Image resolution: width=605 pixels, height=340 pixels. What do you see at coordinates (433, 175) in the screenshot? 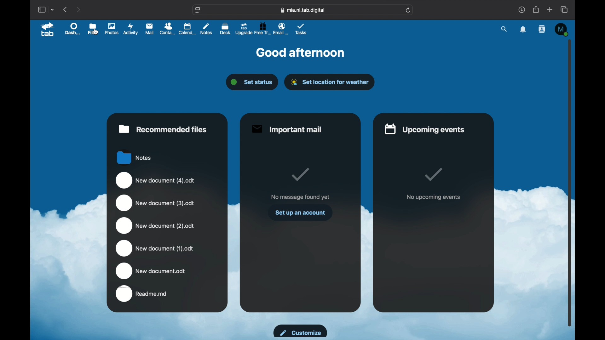
I see `tick mark` at bounding box center [433, 175].